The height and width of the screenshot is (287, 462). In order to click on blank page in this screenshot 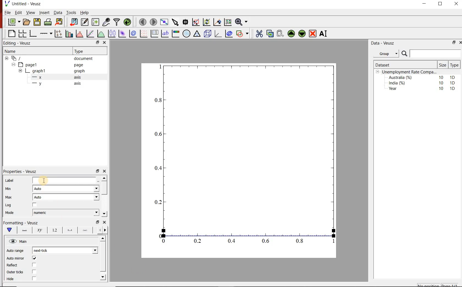, I will do `click(11, 33)`.